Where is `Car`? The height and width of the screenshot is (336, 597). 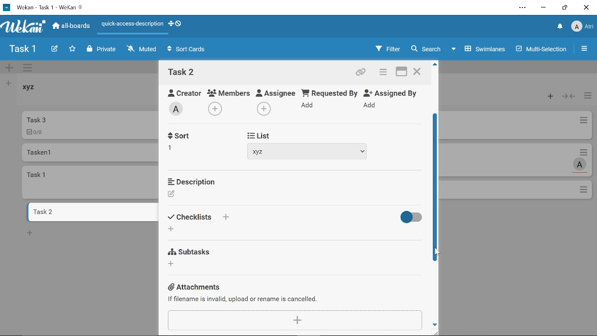
Car is located at coordinates (90, 125).